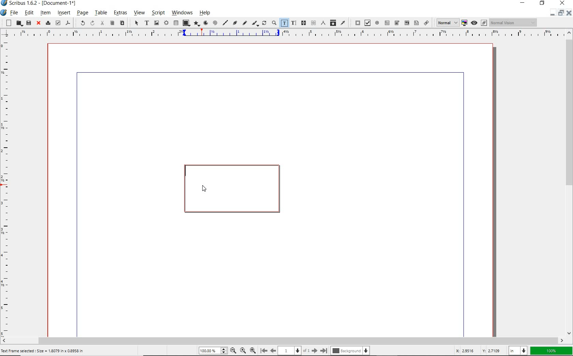 This screenshot has width=573, height=356. What do you see at coordinates (205, 14) in the screenshot?
I see `help` at bounding box center [205, 14].